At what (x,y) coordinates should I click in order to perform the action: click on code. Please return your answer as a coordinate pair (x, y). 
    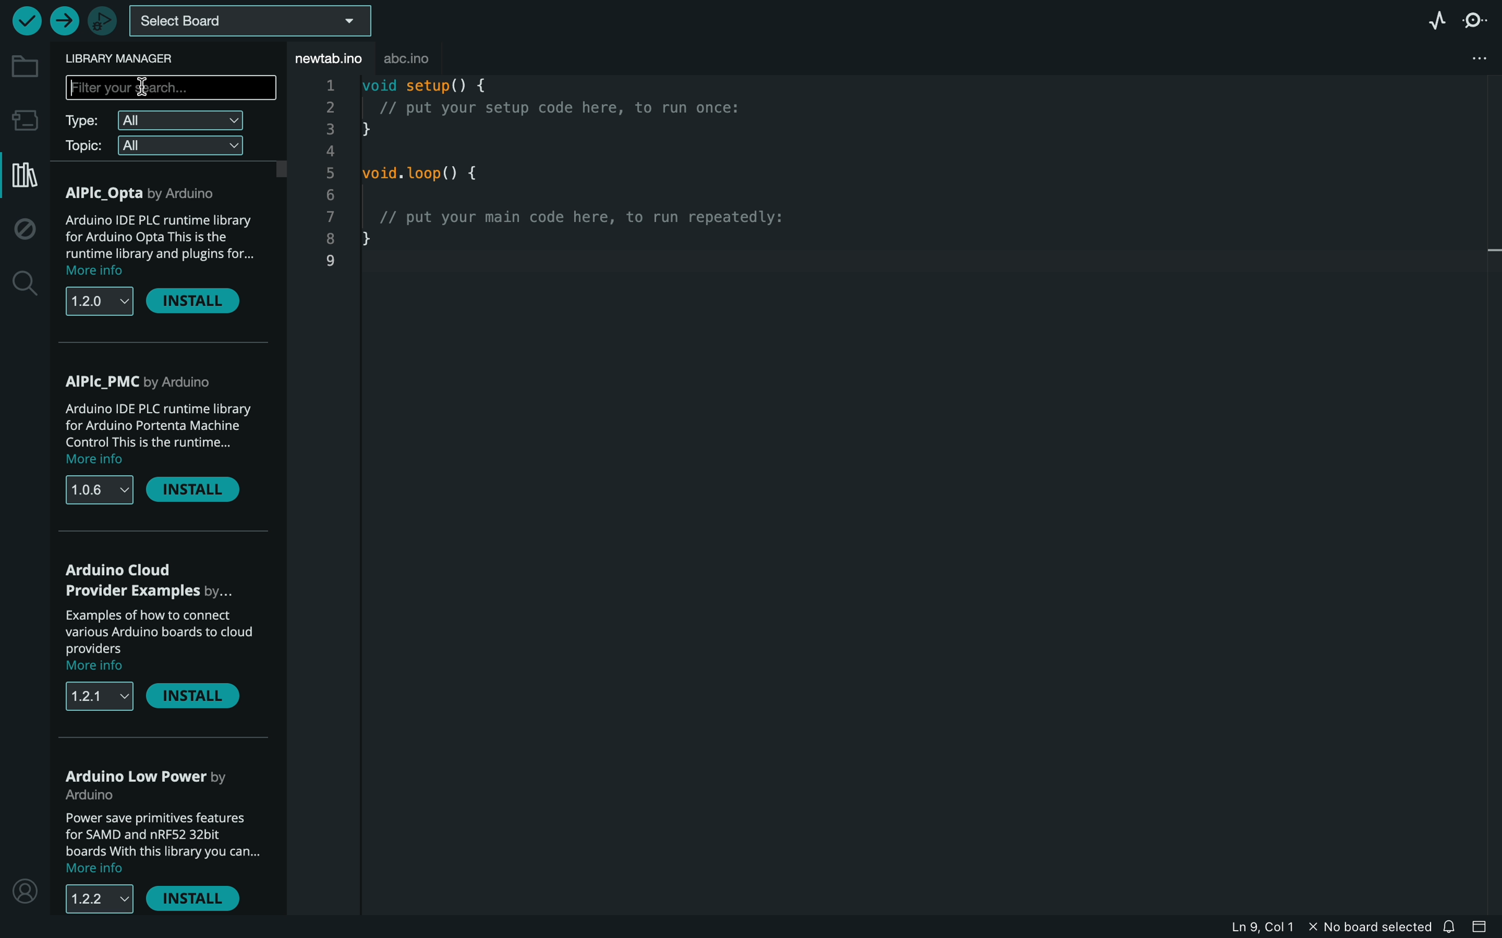
    Looking at the image, I should click on (611, 193).